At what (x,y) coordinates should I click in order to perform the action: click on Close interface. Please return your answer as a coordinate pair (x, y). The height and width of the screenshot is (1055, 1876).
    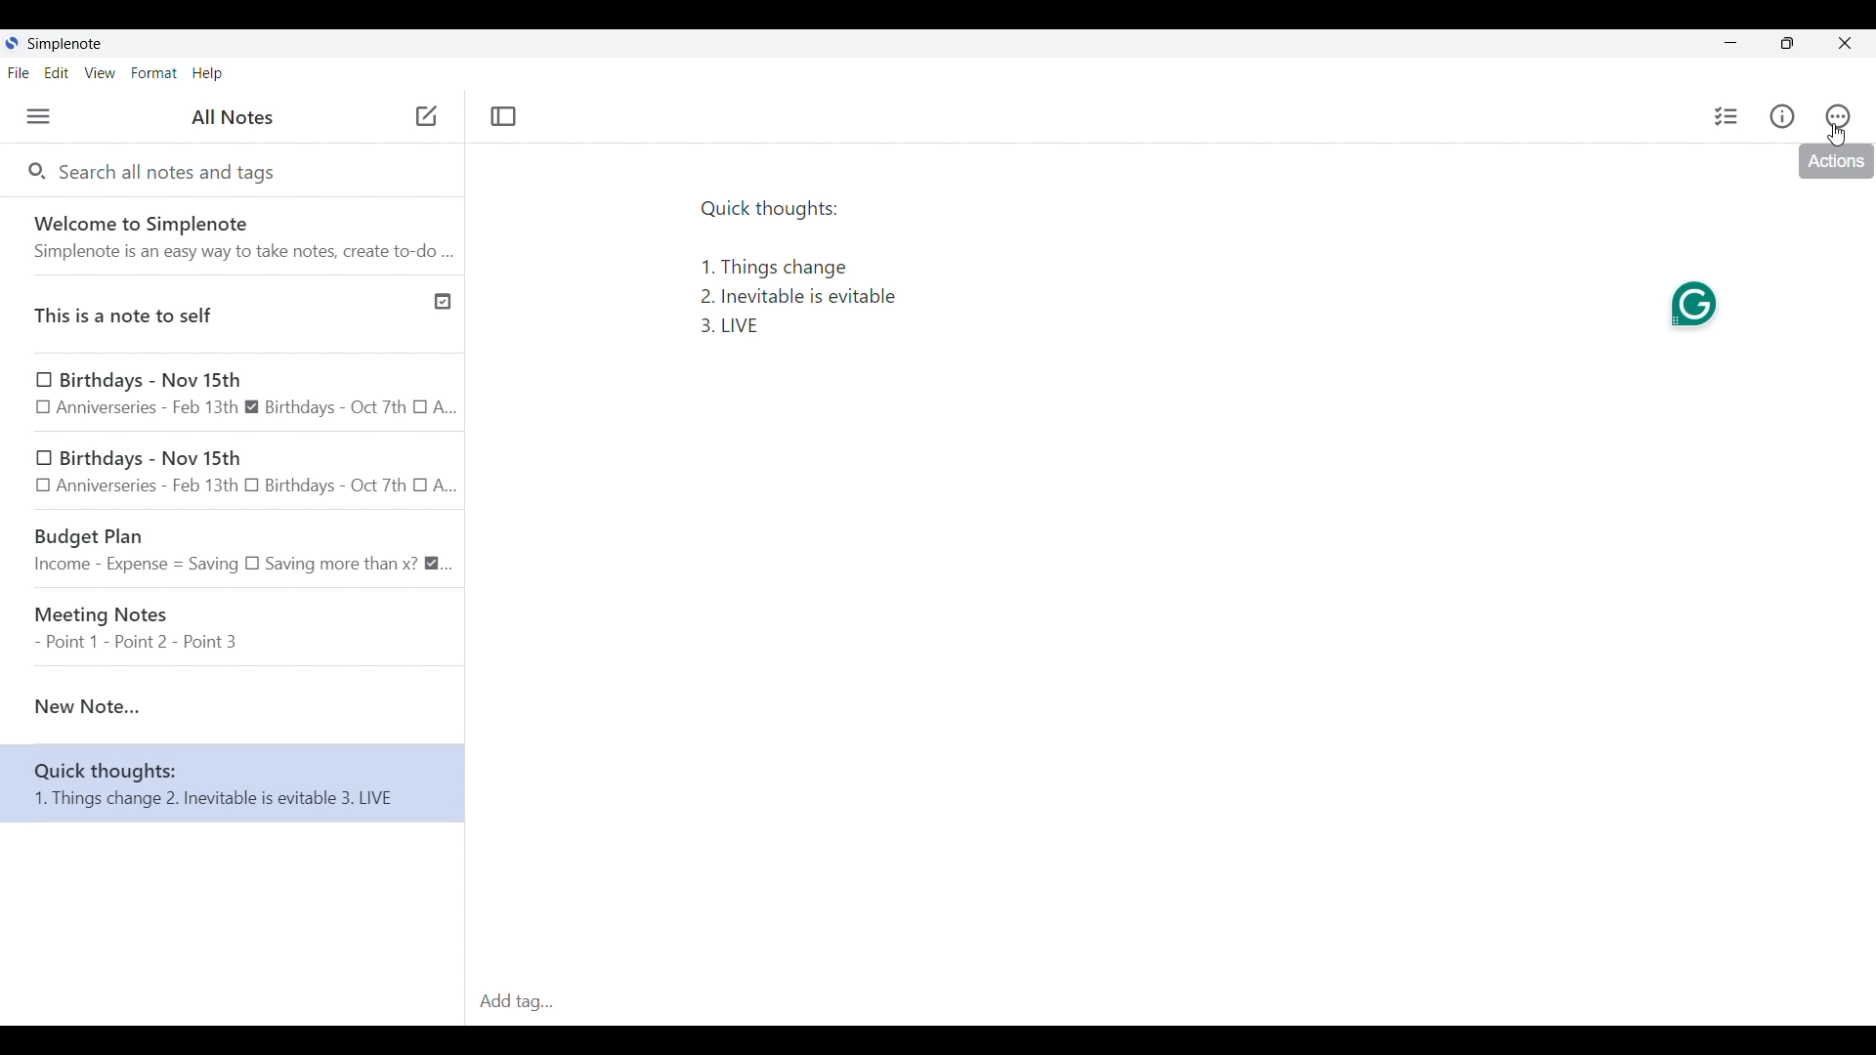
    Looking at the image, I should click on (1844, 43).